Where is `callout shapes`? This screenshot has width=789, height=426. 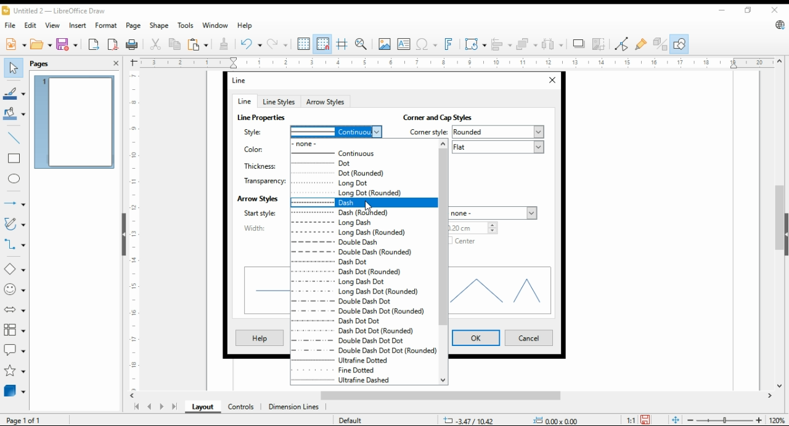 callout shapes is located at coordinates (15, 348).